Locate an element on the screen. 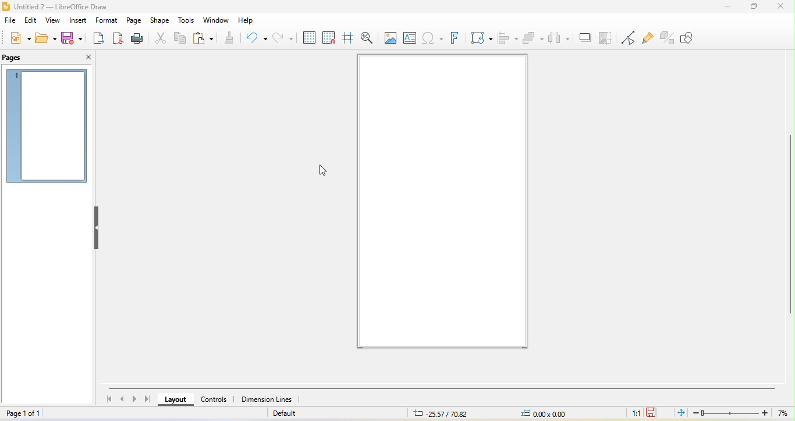 This screenshot has width=795, height=421. zoom and pan is located at coordinates (365, 38).